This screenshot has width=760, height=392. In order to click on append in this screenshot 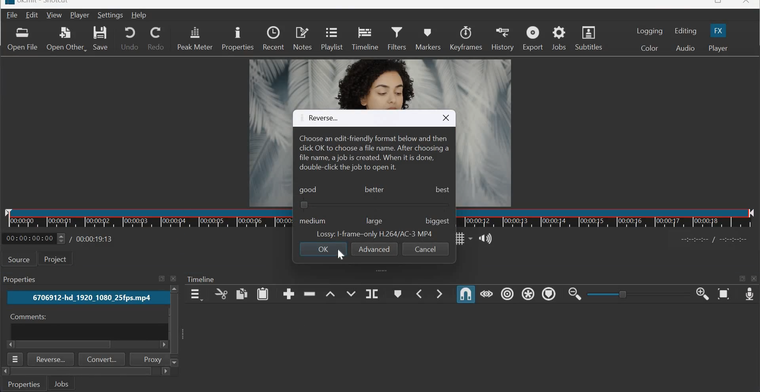, I will do `click(289, 294)`.